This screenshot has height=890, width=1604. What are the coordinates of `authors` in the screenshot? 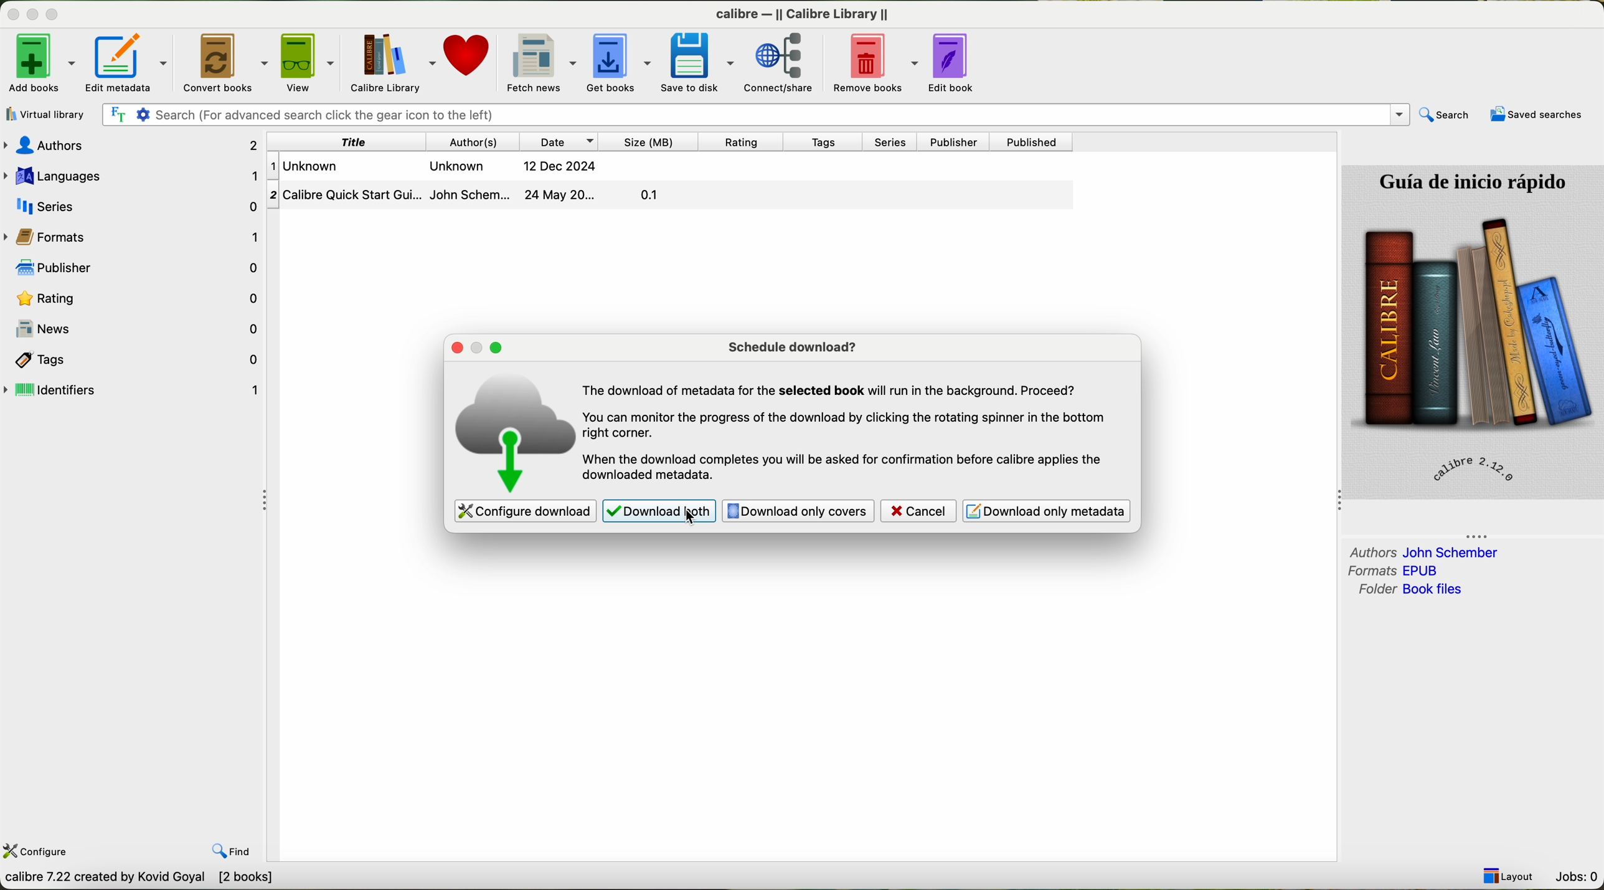 It's located at (469, 141).